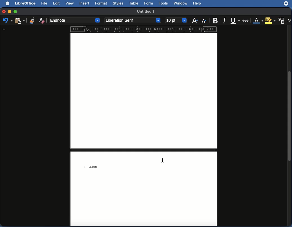  I want to click on Undo, so click(8, 21).